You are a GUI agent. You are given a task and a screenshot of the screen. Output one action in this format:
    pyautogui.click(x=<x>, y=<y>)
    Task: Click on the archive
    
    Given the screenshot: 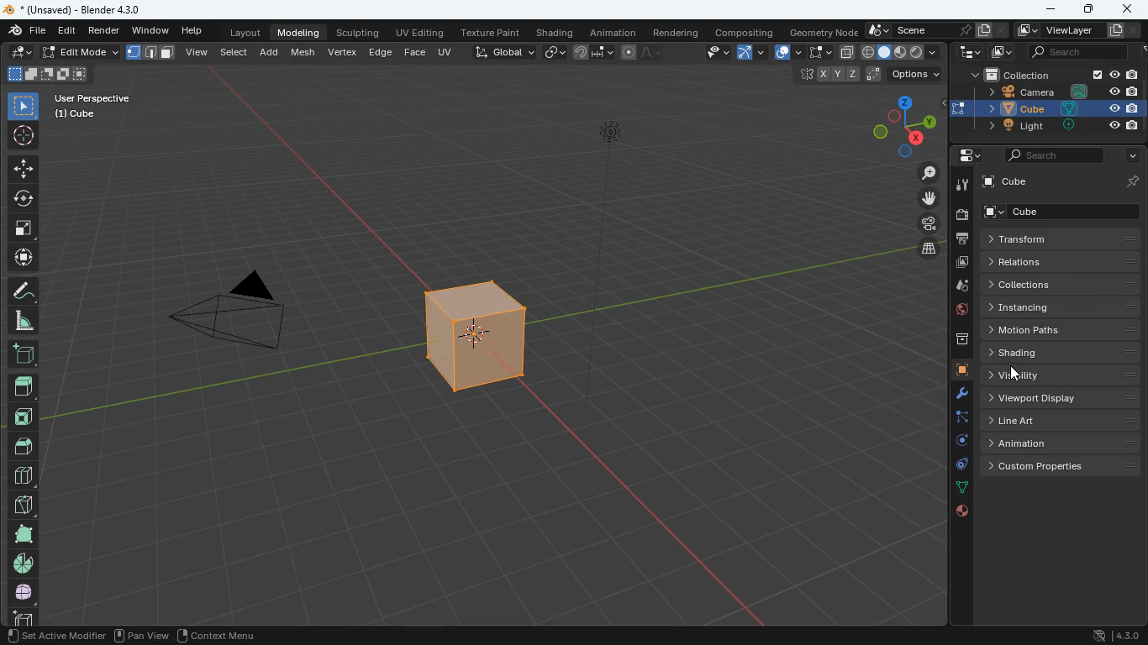 What is the action you would take?
    pyautogui.click(x=954, y=339)
    